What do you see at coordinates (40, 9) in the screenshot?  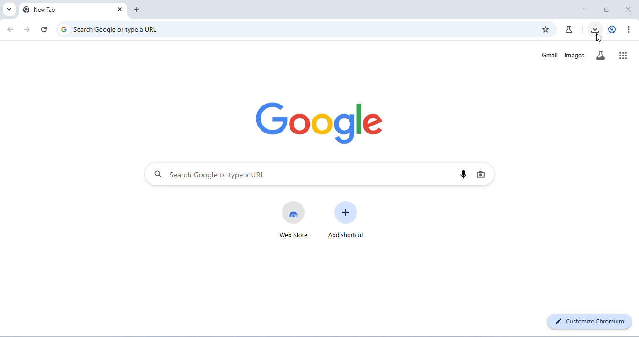 I see `new tab` at bounding box center [40, 9].